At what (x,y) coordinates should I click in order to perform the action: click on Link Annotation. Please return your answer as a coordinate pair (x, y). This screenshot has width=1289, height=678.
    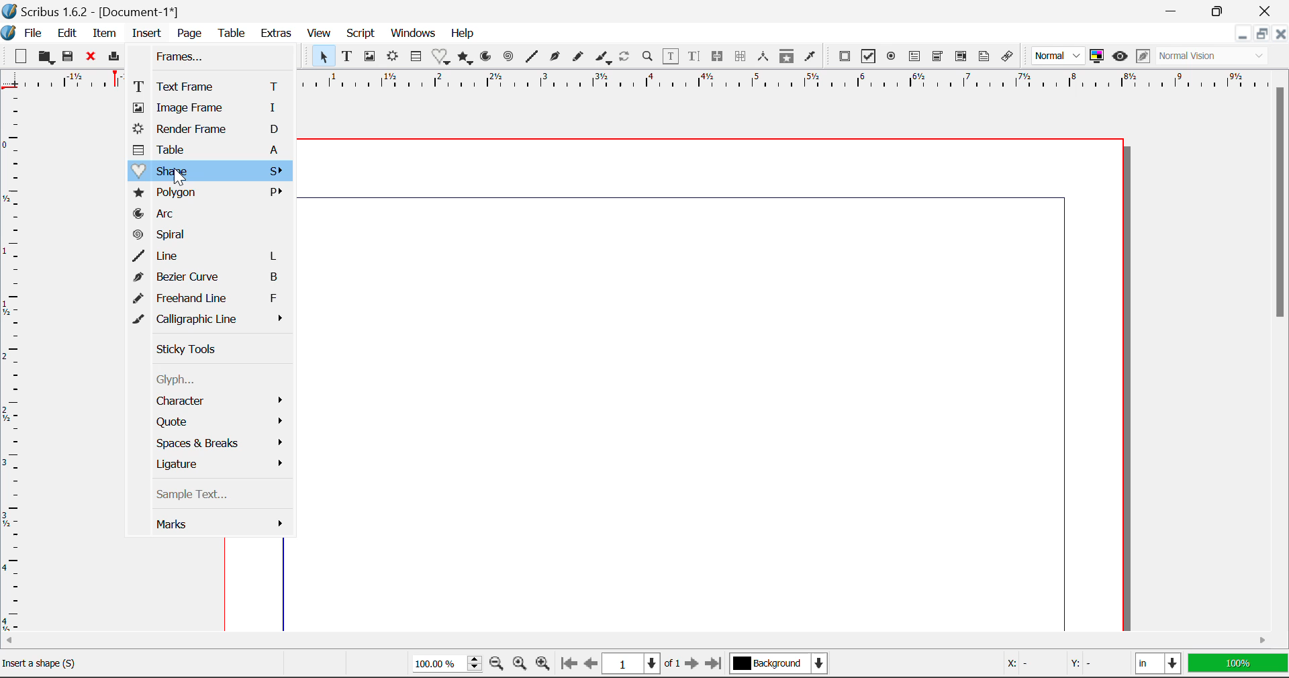
    Looking at the image, I should click on (1008, 57).